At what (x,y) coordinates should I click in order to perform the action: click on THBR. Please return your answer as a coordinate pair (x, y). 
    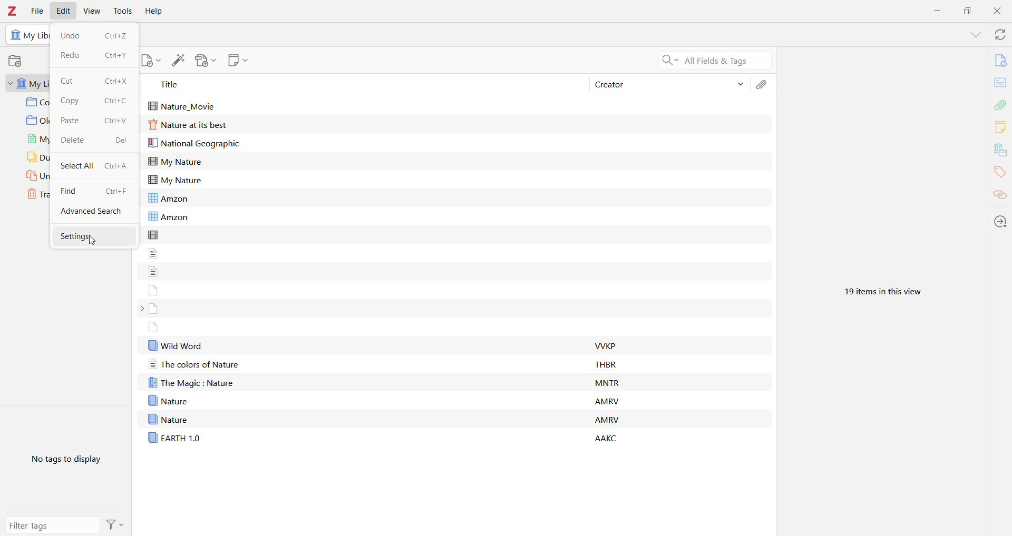
    Looking at the image, I should click on (606, 364).